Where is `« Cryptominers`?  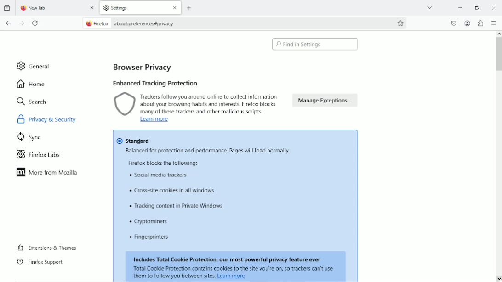 « Cryptominers is located at coordinates (150, 222).